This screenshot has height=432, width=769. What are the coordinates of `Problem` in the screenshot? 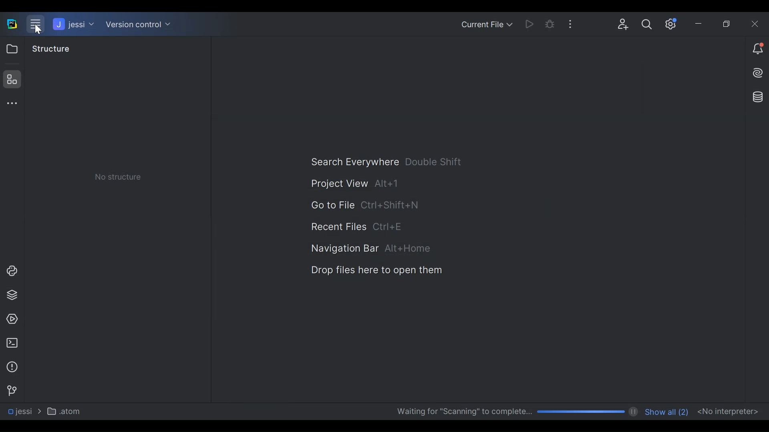 It's located at (12, 367).